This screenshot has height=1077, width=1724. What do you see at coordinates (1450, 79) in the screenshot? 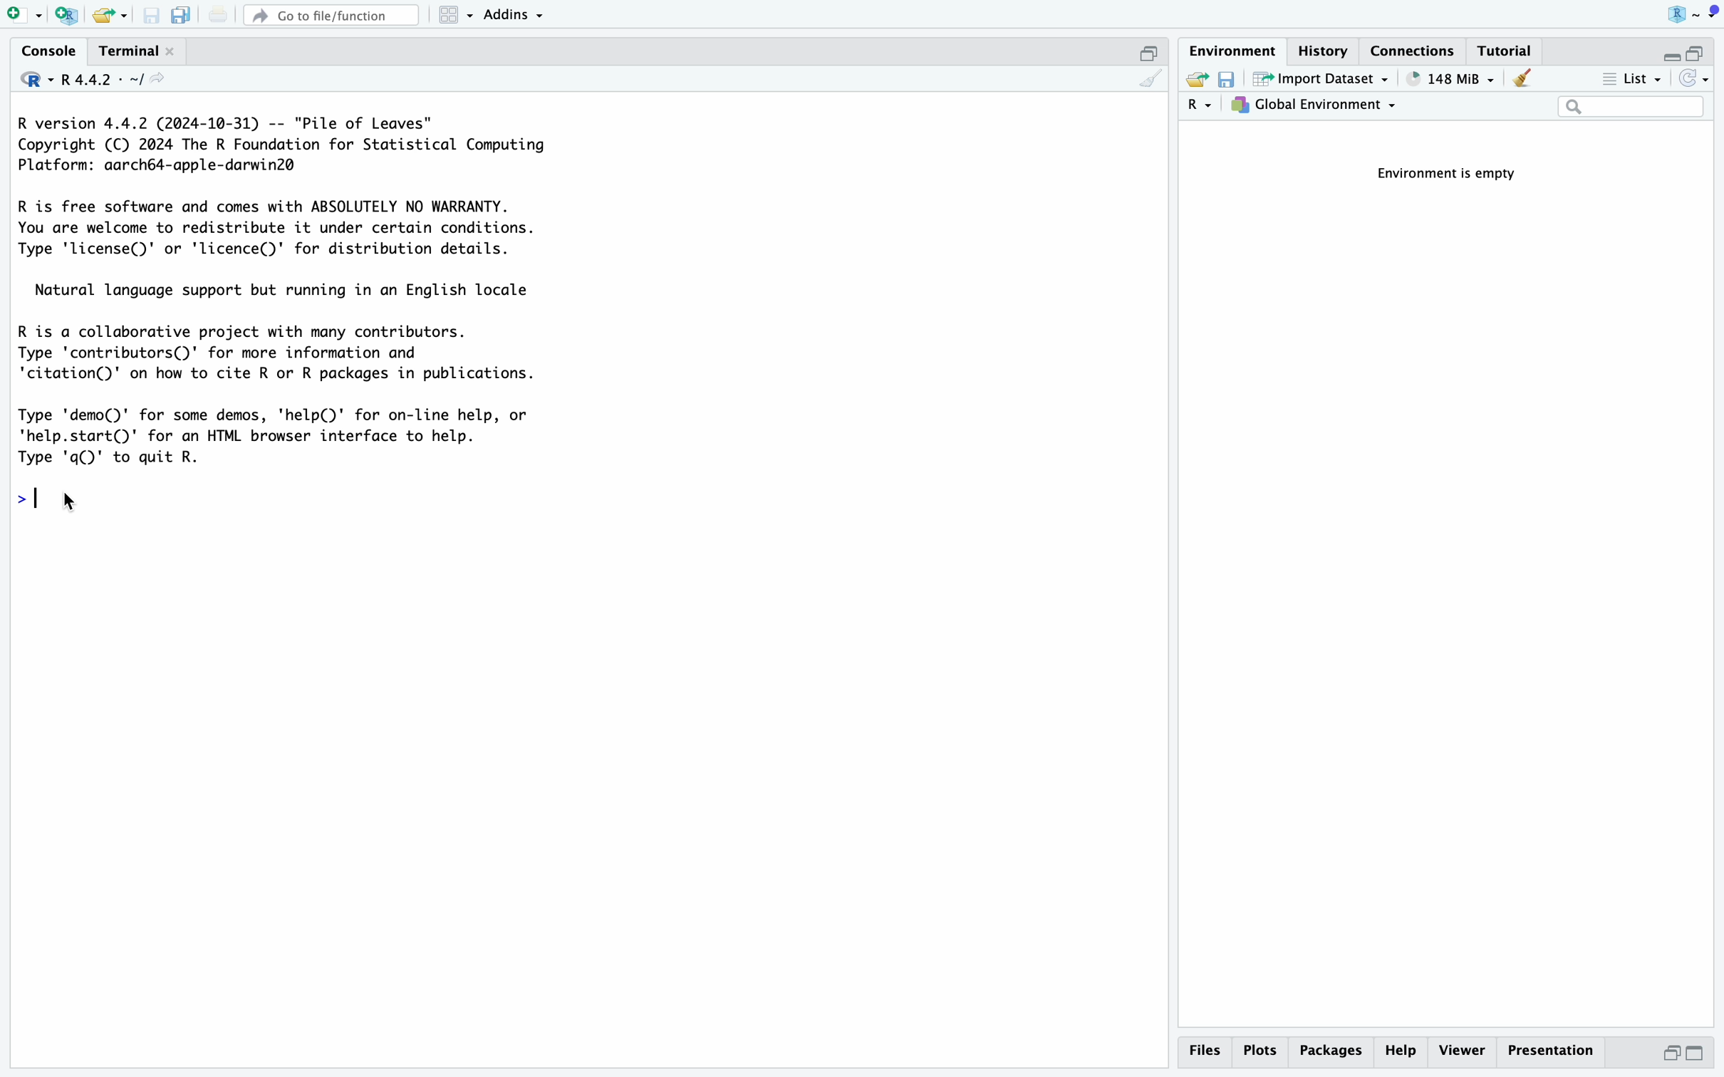
I see `148 MiB` at bounding box center [1450, 79].